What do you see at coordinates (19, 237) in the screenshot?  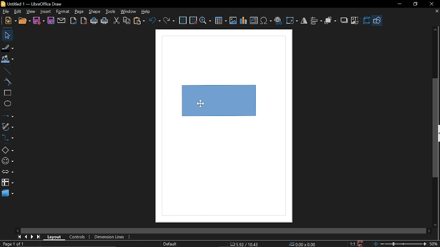 I see `Go to first page ` at bounding box center [19, 237].